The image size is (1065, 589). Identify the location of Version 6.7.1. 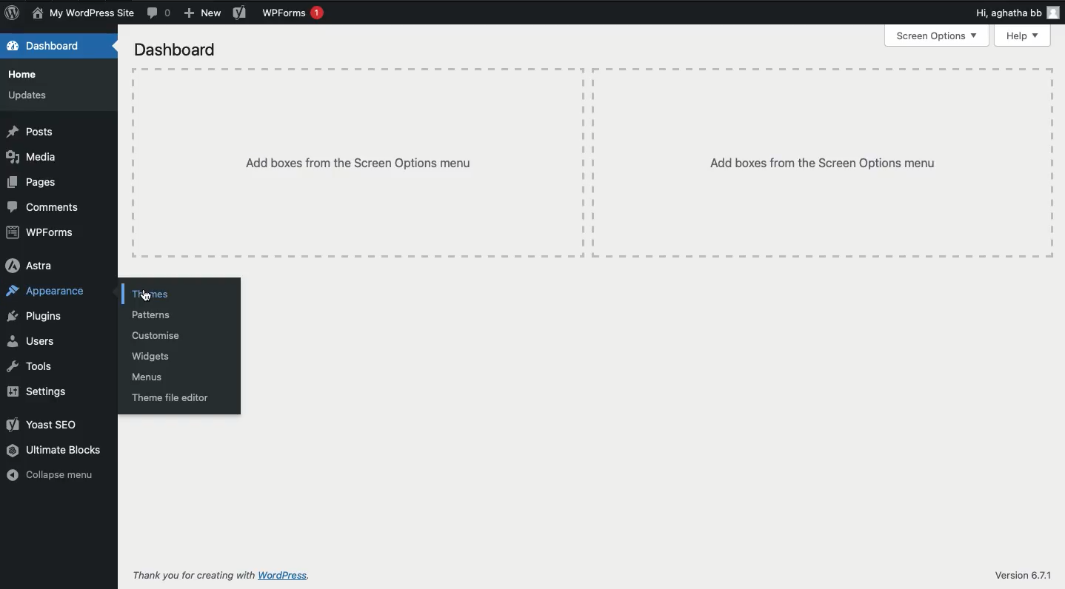
(1025, 575).